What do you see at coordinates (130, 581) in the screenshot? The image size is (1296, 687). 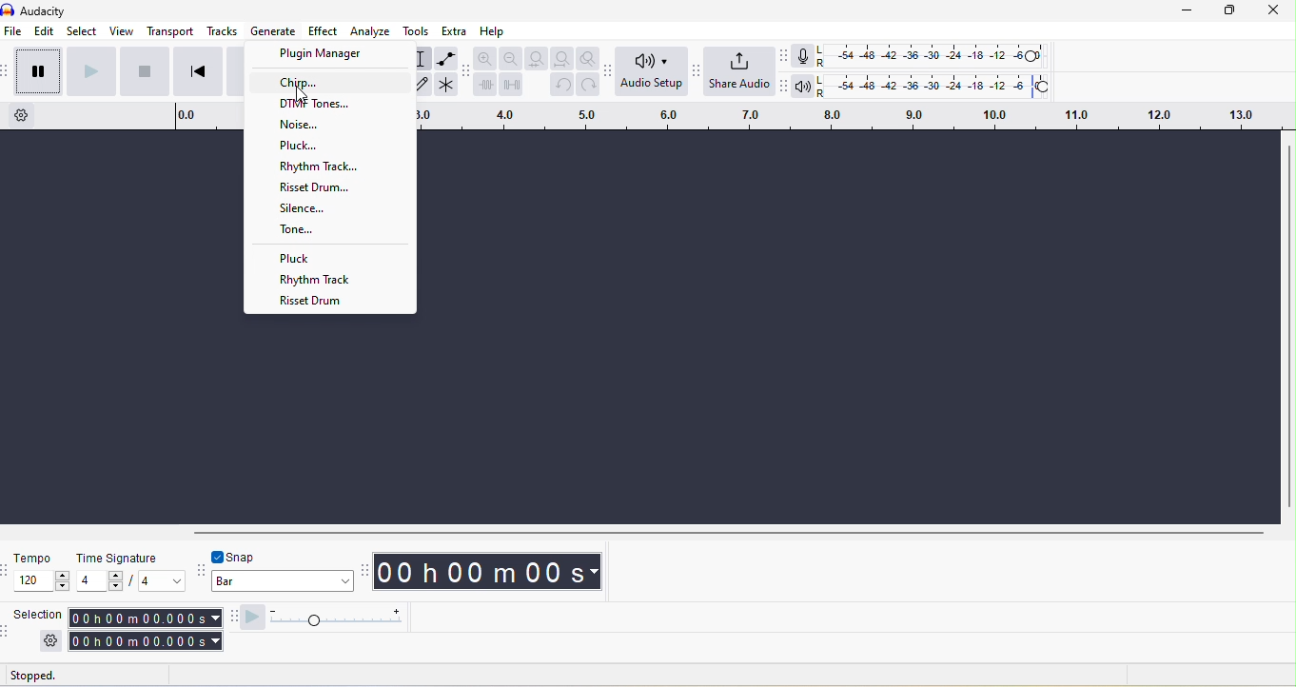 I see `4/4` at bounding box center [130, 581].